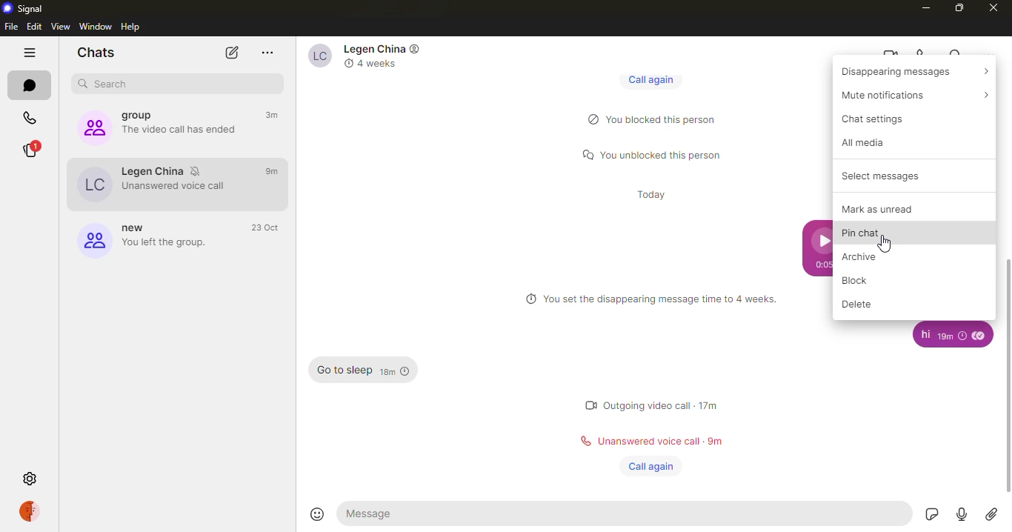 The image size is (1012, 532). Describe the element at coordinates (633, 442) in the screenshot. I see `status message` at that location.